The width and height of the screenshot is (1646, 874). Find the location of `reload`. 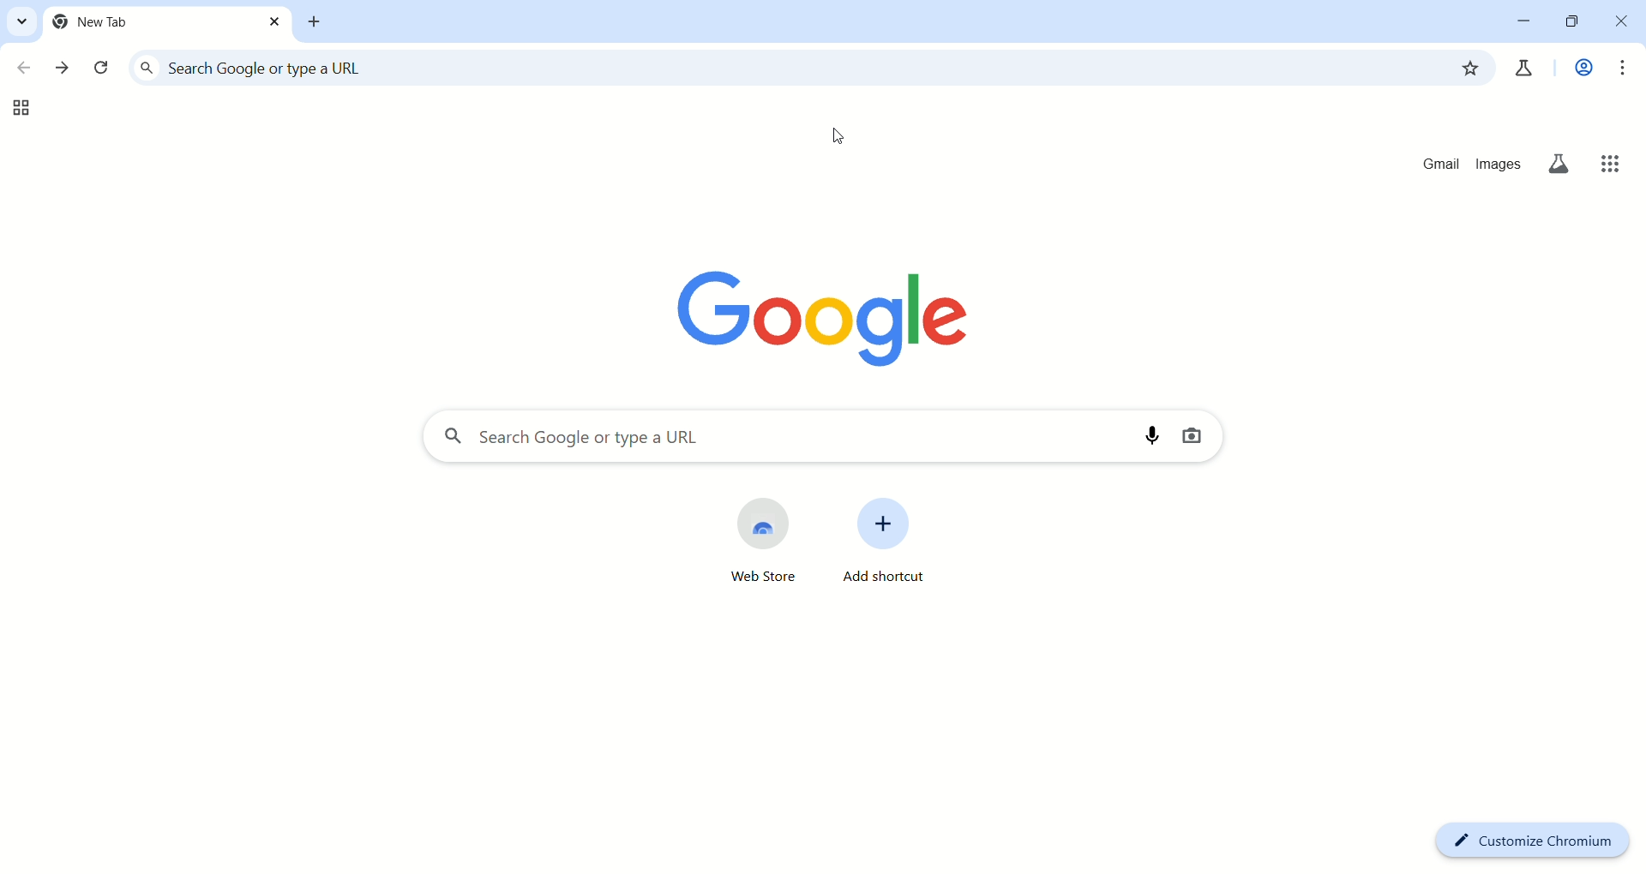

reload is located at coordinates (104, 70).